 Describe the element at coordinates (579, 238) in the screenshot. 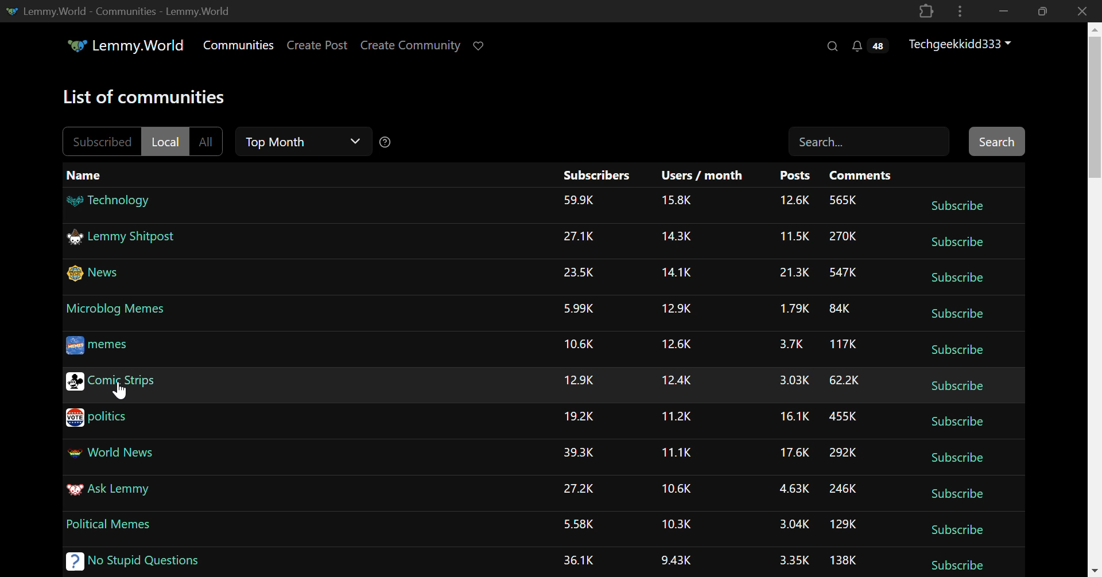

I see `27.1K` at that location.